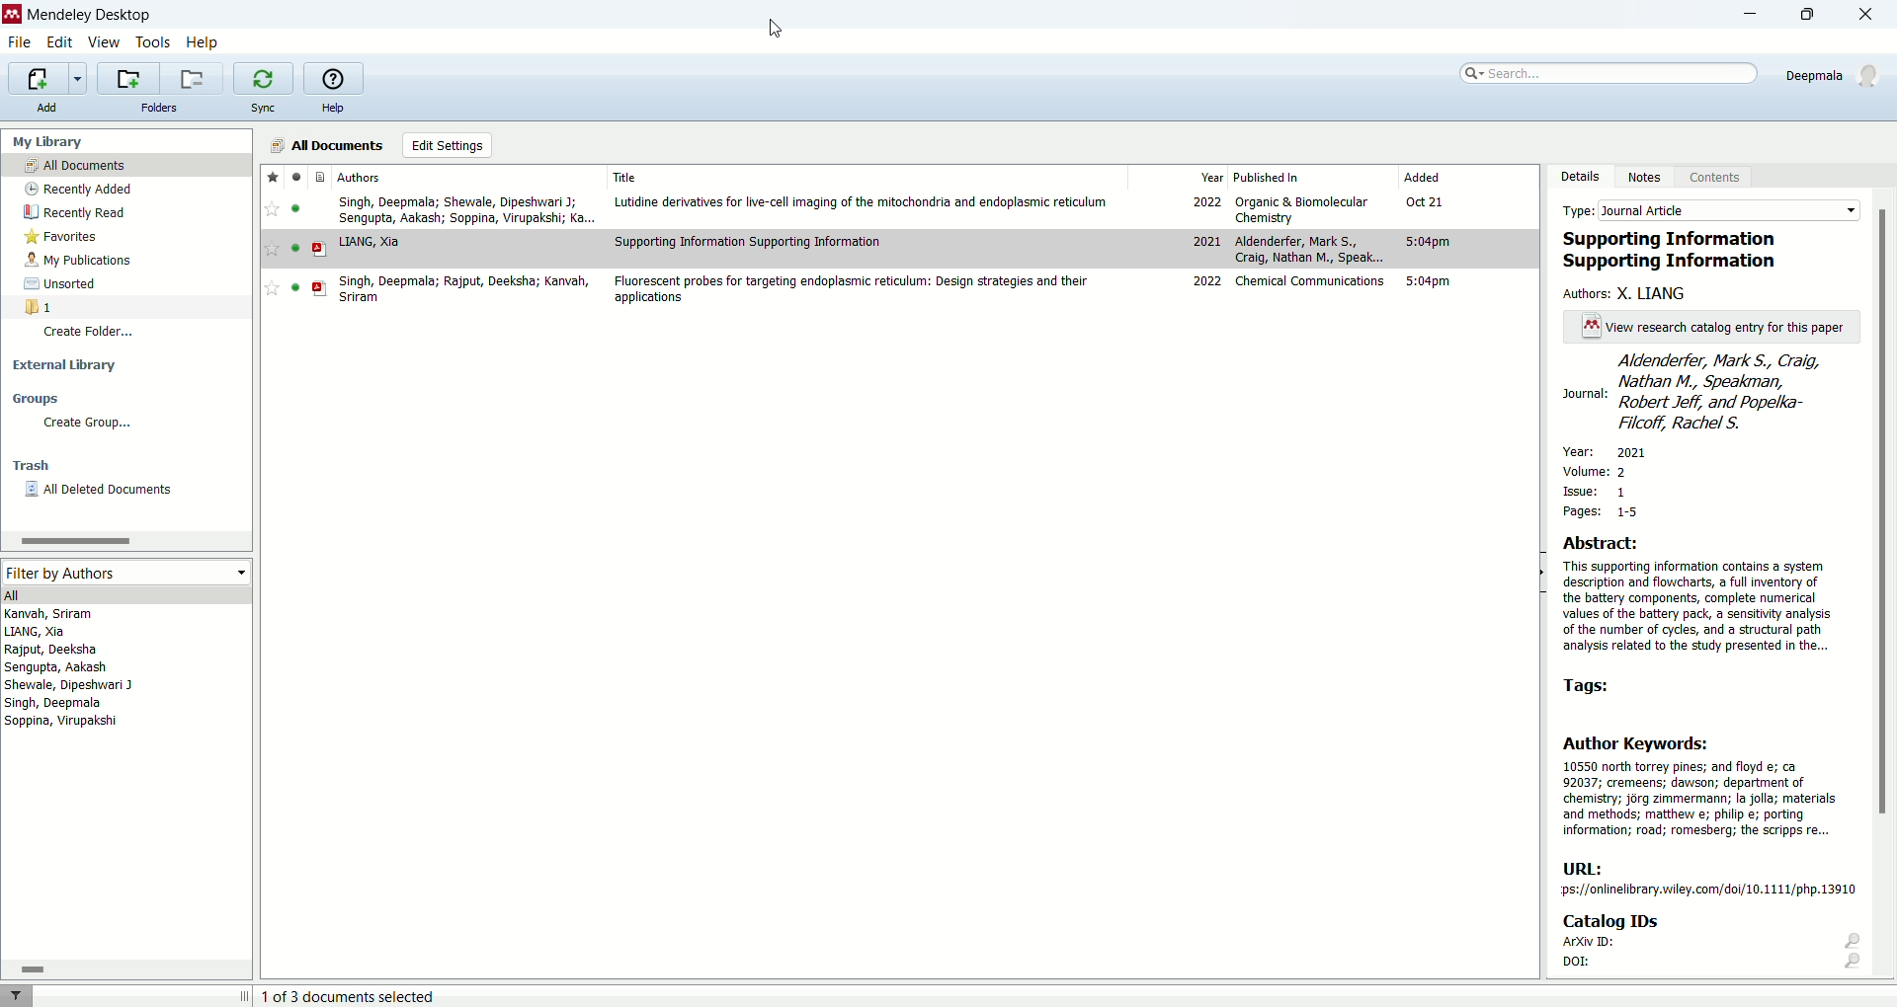 The width and height of the screenshot is (1897, 1007). Describe the element at coordinates (1709, 944) in the screenshot. I see `ArXiv ID: ` at that location.